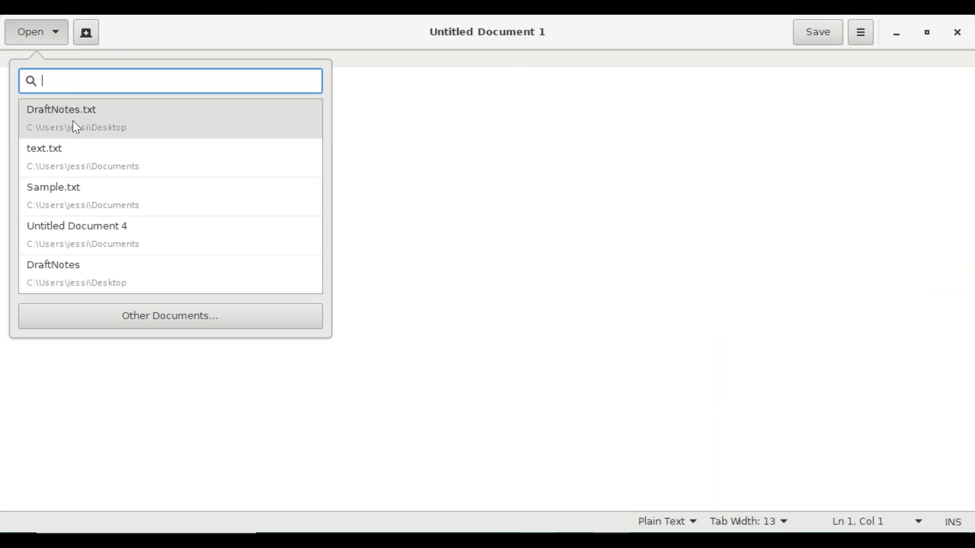 Image resolution: width=975 pixels, height=548 pixels. What do you see at coordinates (927, 31) in the screenshot?
I see `Restore` at bounding box center [927, 31].